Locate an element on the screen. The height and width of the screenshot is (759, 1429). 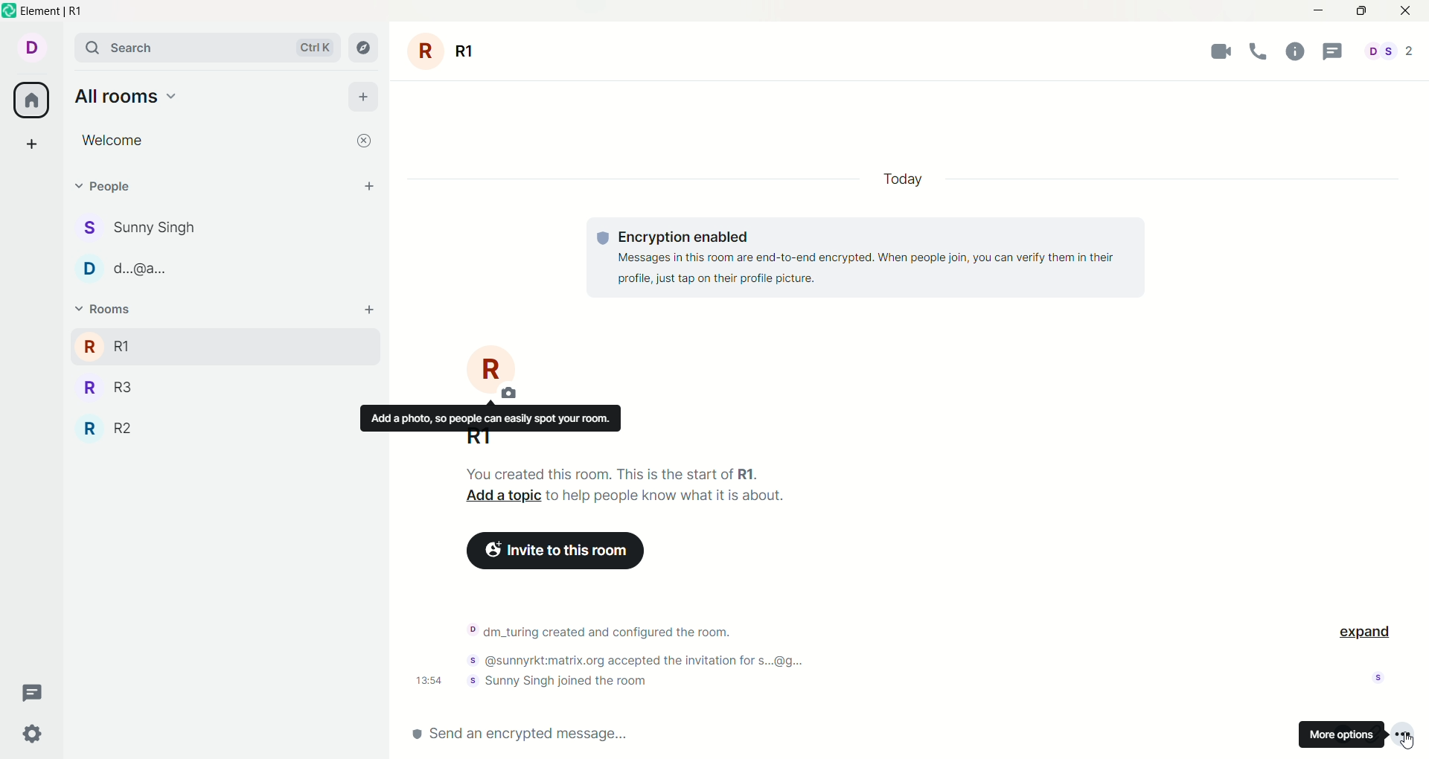
today is located at coordinates (903, 179).